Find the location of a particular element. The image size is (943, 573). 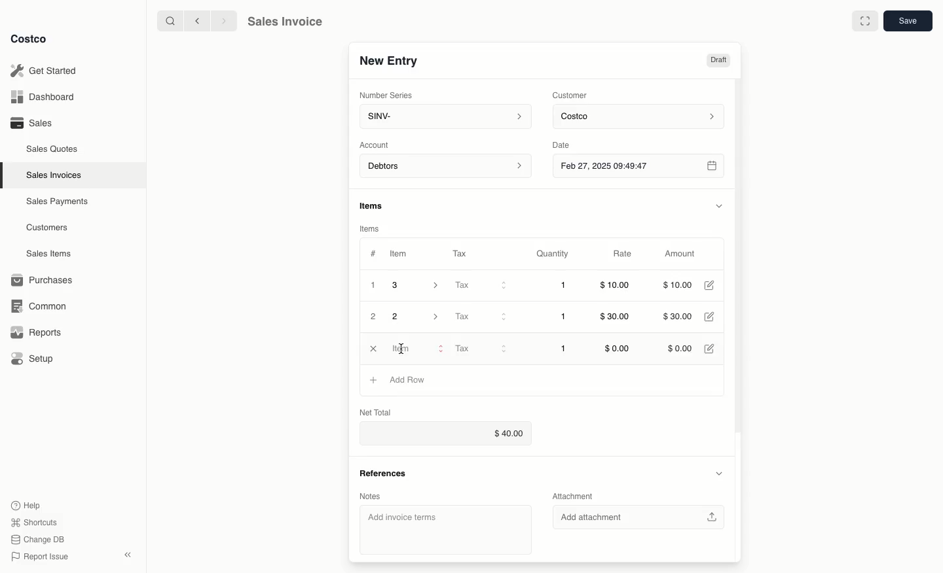

Setup is located at coordinates (33, 360).